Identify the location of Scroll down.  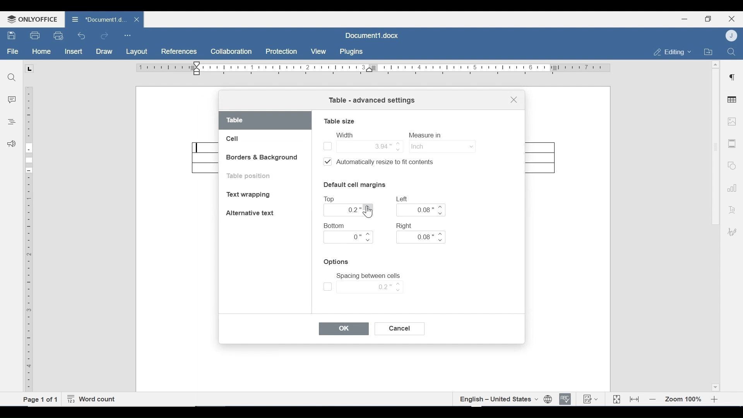
(715, 386).